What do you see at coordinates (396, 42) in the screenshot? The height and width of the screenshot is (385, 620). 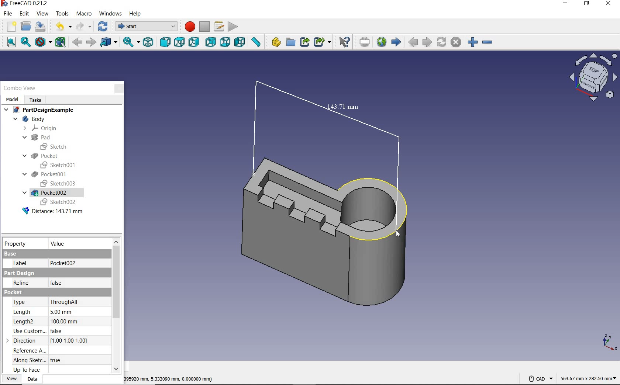 I see `start page` at bounding box center [396, 42].